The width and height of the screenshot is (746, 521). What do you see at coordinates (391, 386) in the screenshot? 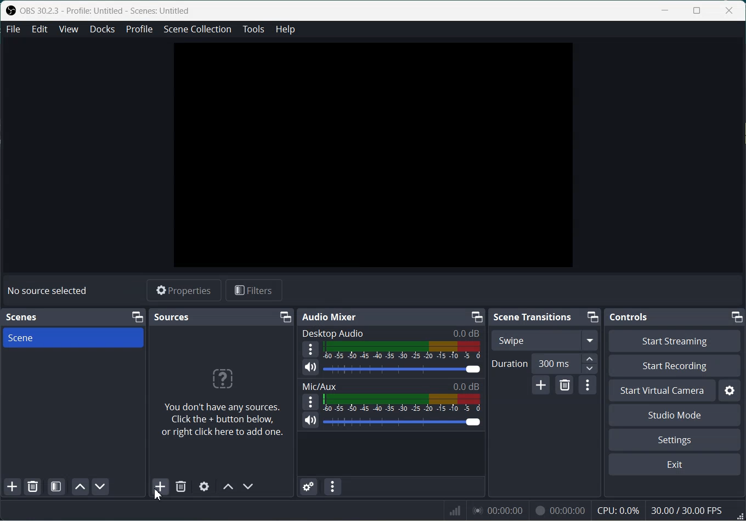
I see `Mic/Aux 0.0dB` at bounding box center [391, 386].